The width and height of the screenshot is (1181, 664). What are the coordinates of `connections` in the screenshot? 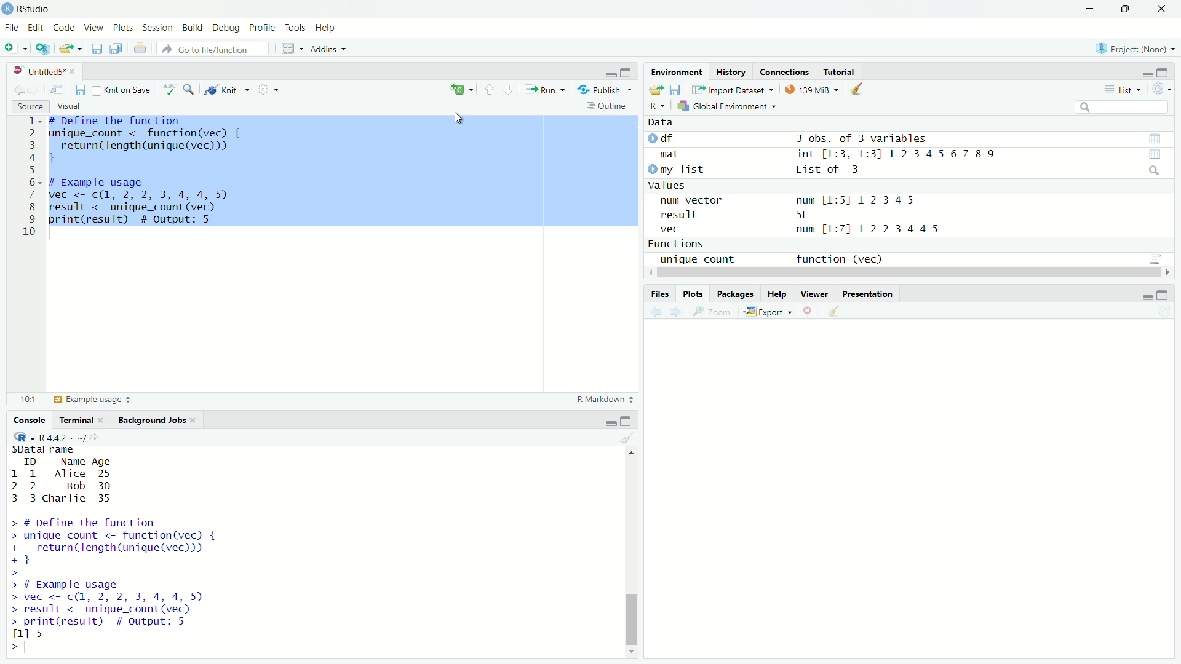 It's located at (784, 71).